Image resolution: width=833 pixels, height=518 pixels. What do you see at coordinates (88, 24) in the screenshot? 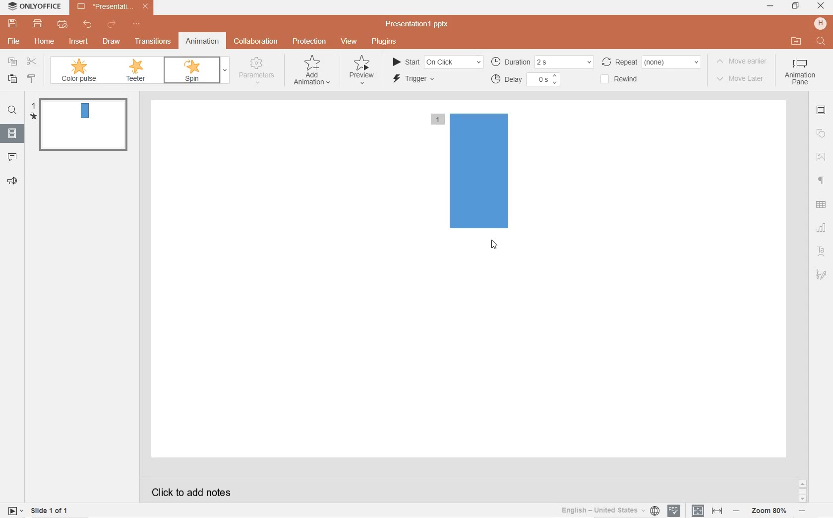
I see `undo` at bounding box center [88, 24].